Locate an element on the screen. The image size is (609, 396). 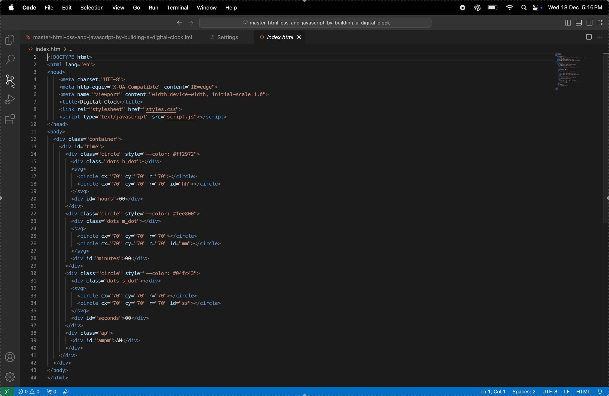
<title>Digital Clock</title> is located at coordinates (99, 101).